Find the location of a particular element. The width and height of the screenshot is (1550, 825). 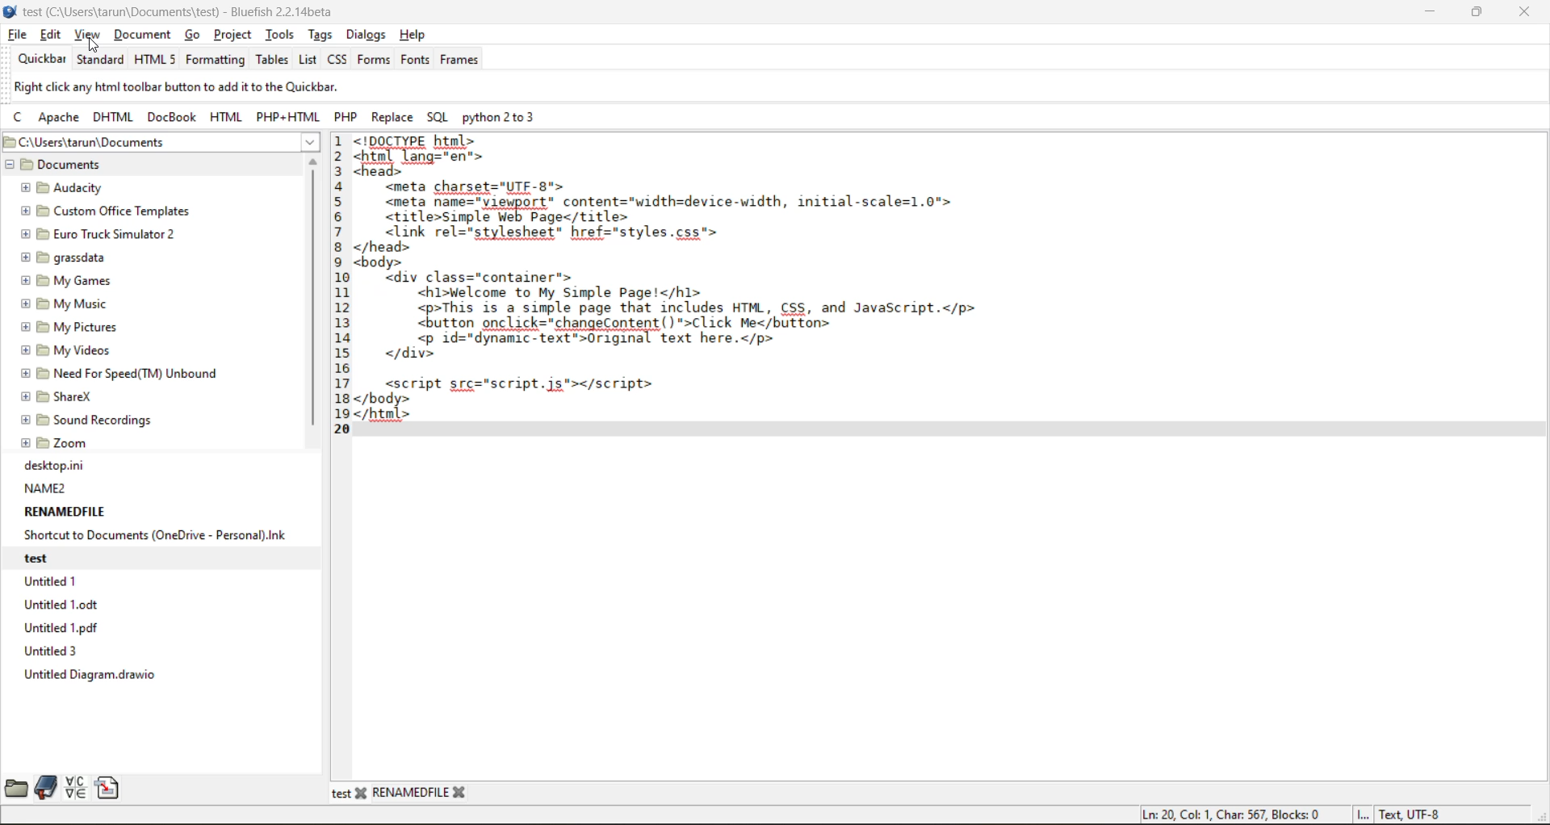

quickbar is located at coordinates (38, 60).